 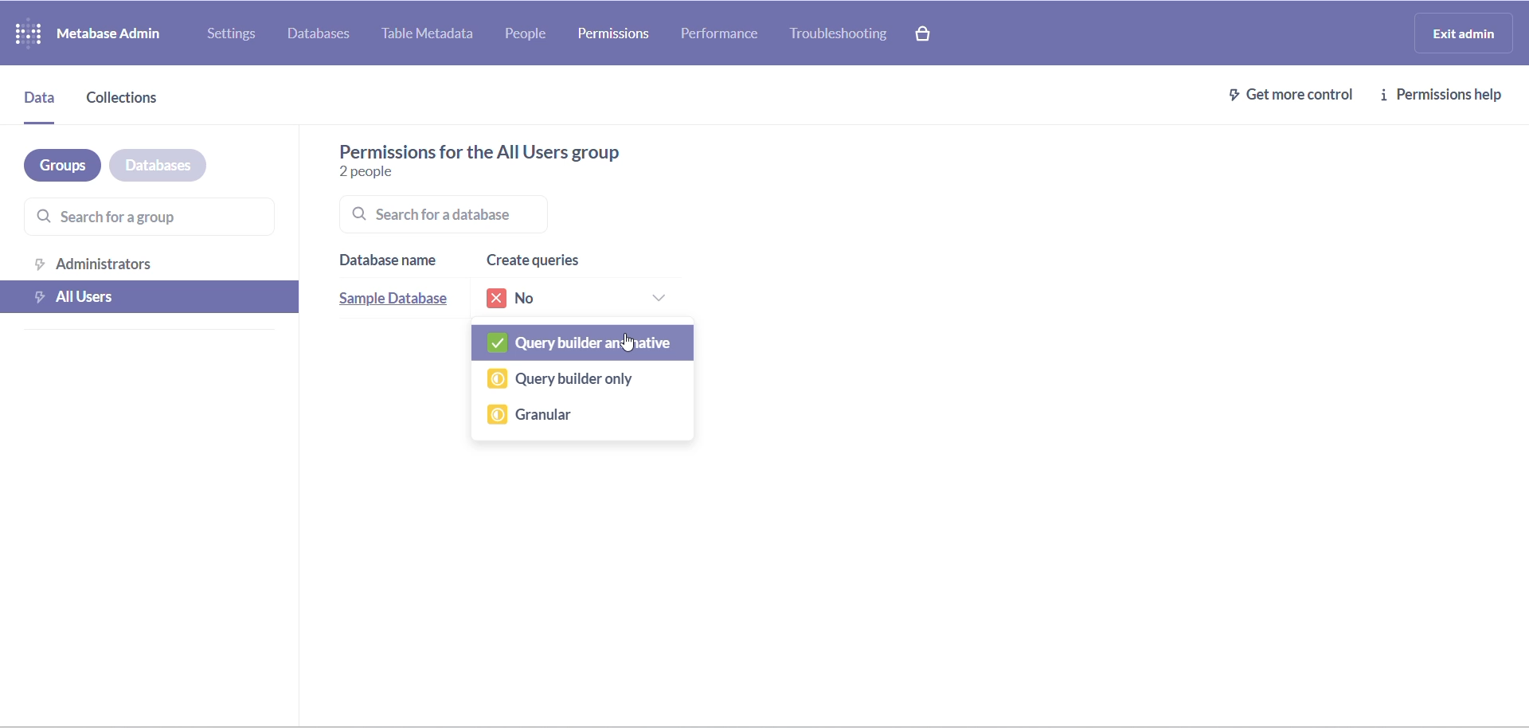 What do you see at coordinates (614, 33) in the screenshot?
I see `permission` at bounding box center [614, 33].